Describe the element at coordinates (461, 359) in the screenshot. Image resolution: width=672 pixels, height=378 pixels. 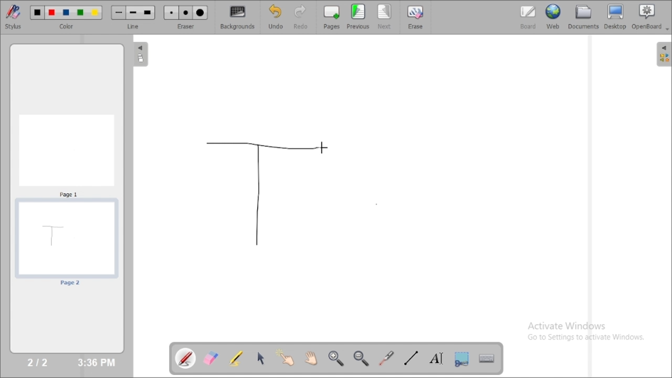
I see `capture part of the screen` at that location.